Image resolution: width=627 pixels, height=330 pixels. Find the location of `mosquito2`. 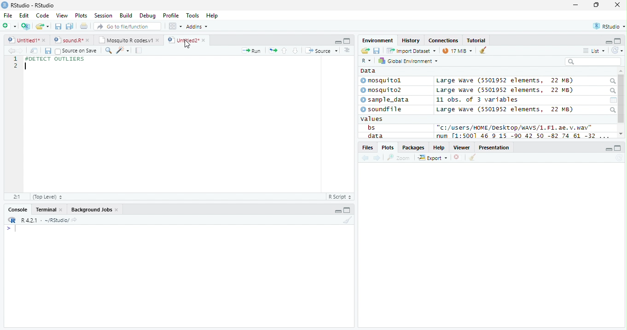

mosquito2 is located at coordinates (383, 90).